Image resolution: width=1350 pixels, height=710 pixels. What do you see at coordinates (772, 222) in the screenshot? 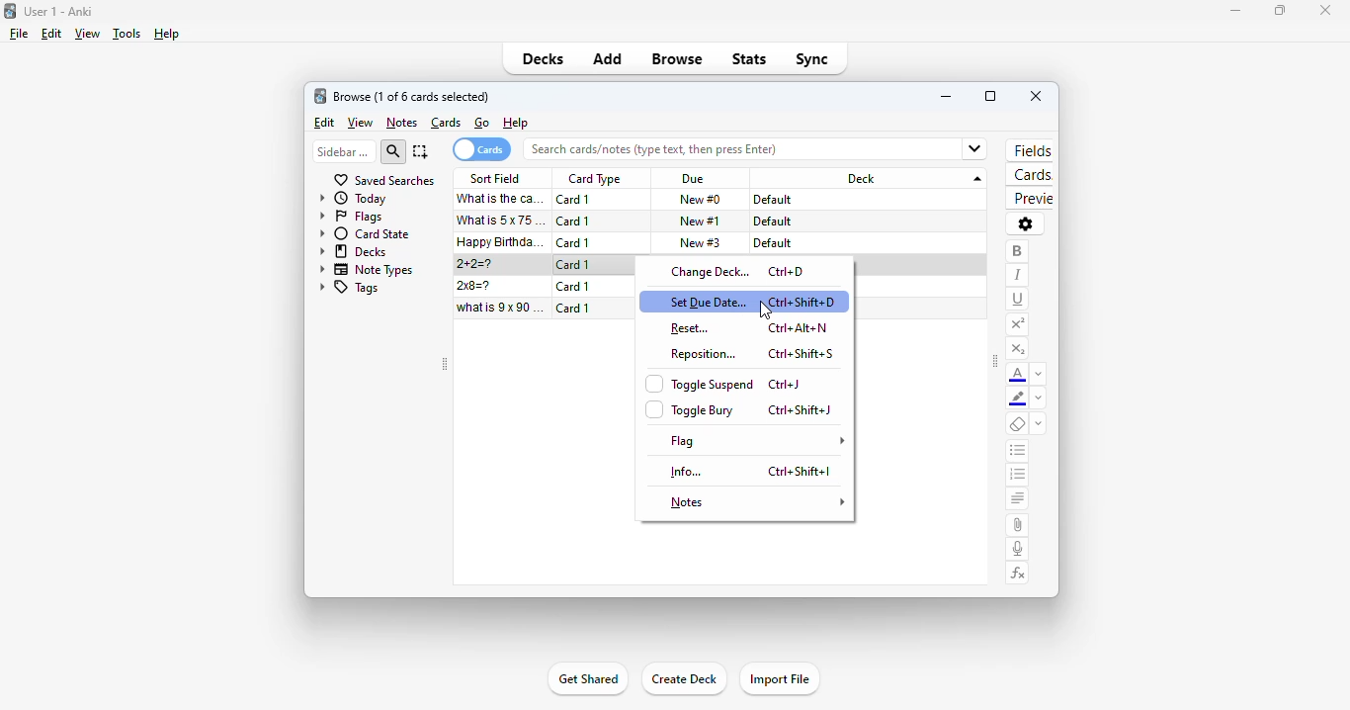
I see `default` at bounding box center [772, 222].